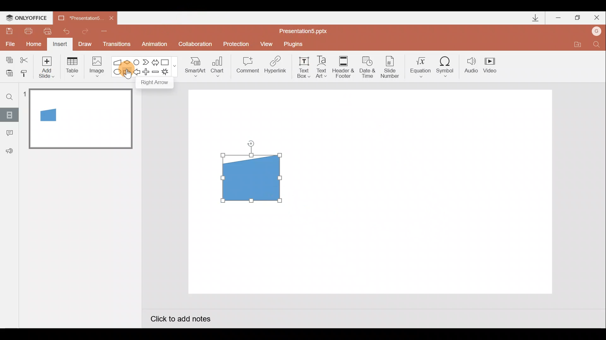  Describe the element at coordinates (48, 66) in the screenshot. I see `Add slide` at that location.